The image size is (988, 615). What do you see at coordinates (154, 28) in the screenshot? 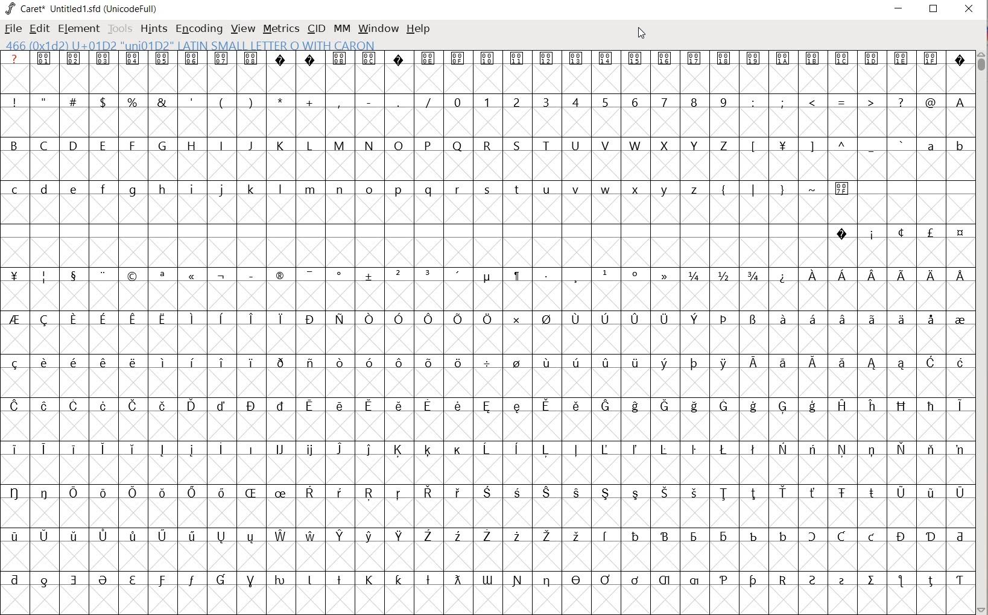
I see `HINTS` at bounding box center [154, 28].